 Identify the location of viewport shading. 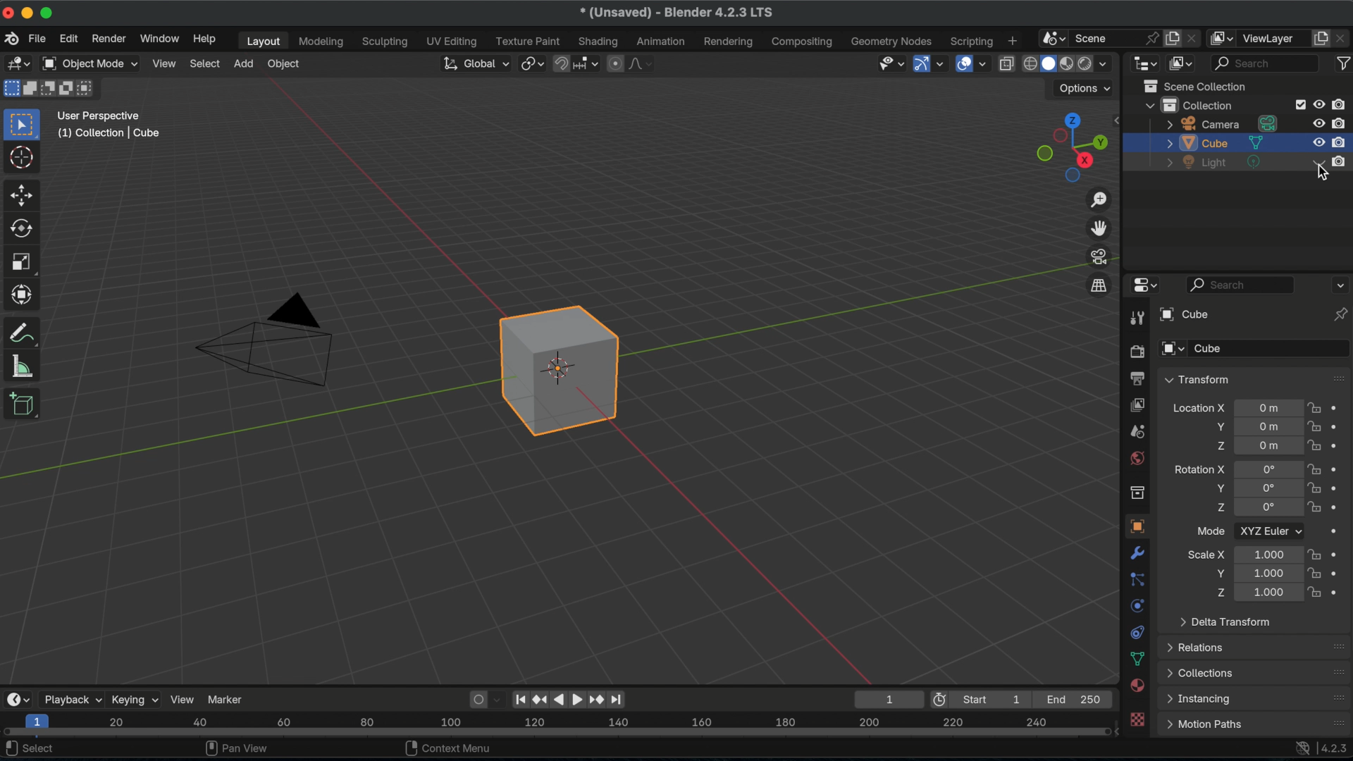
(1047, 62).